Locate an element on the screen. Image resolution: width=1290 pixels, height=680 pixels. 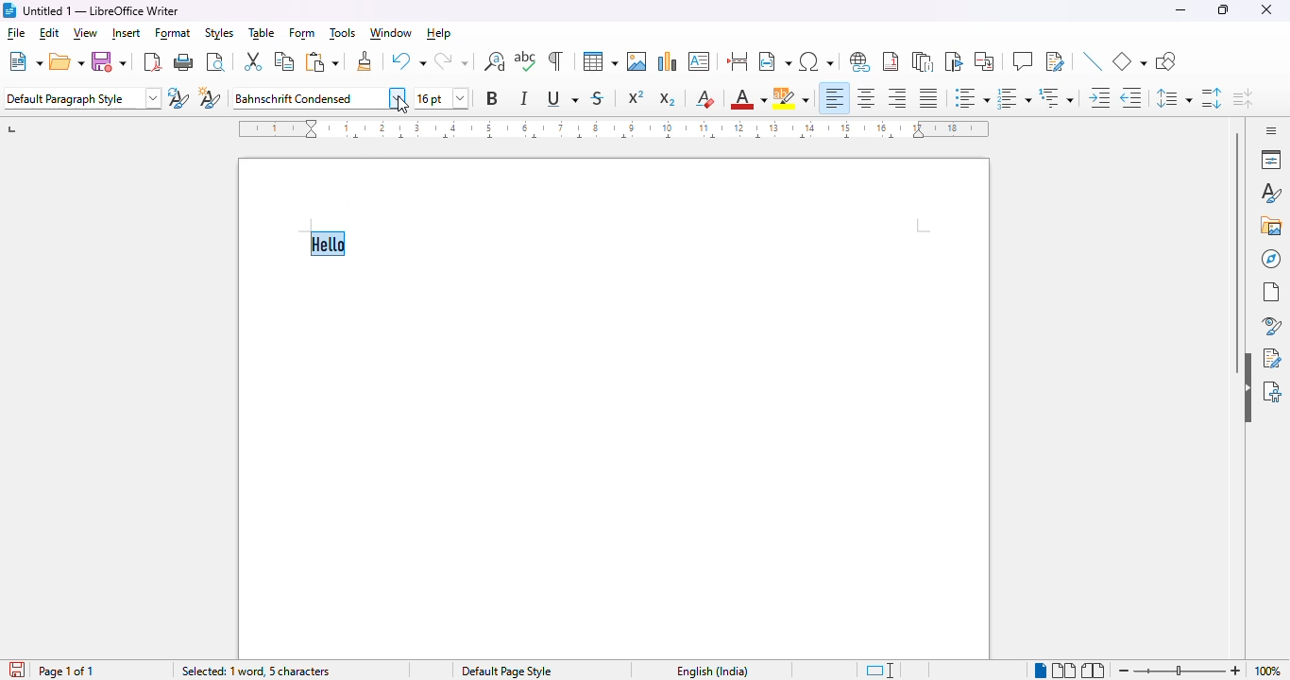
redo is located at coordinates (451, 61).